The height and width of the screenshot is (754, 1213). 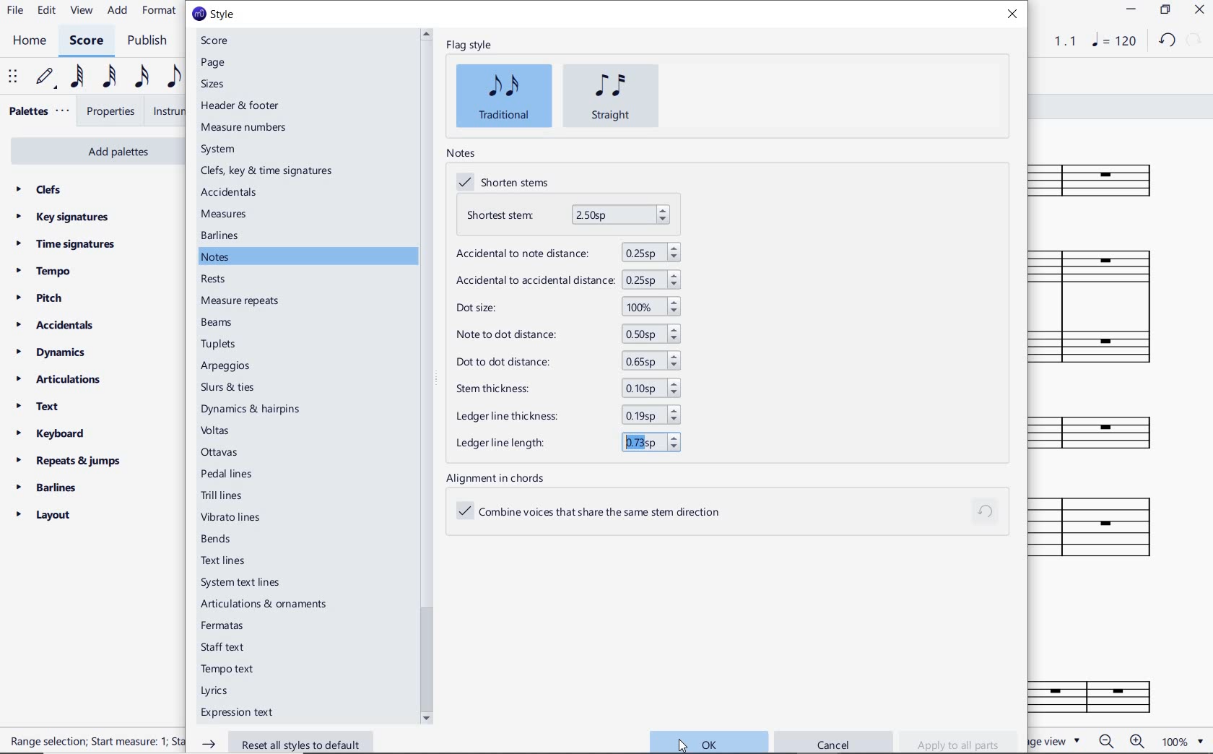 What do you see at coordinates (159, 12) in the screenshot?
I see `format` at bounding box center [159, 12].